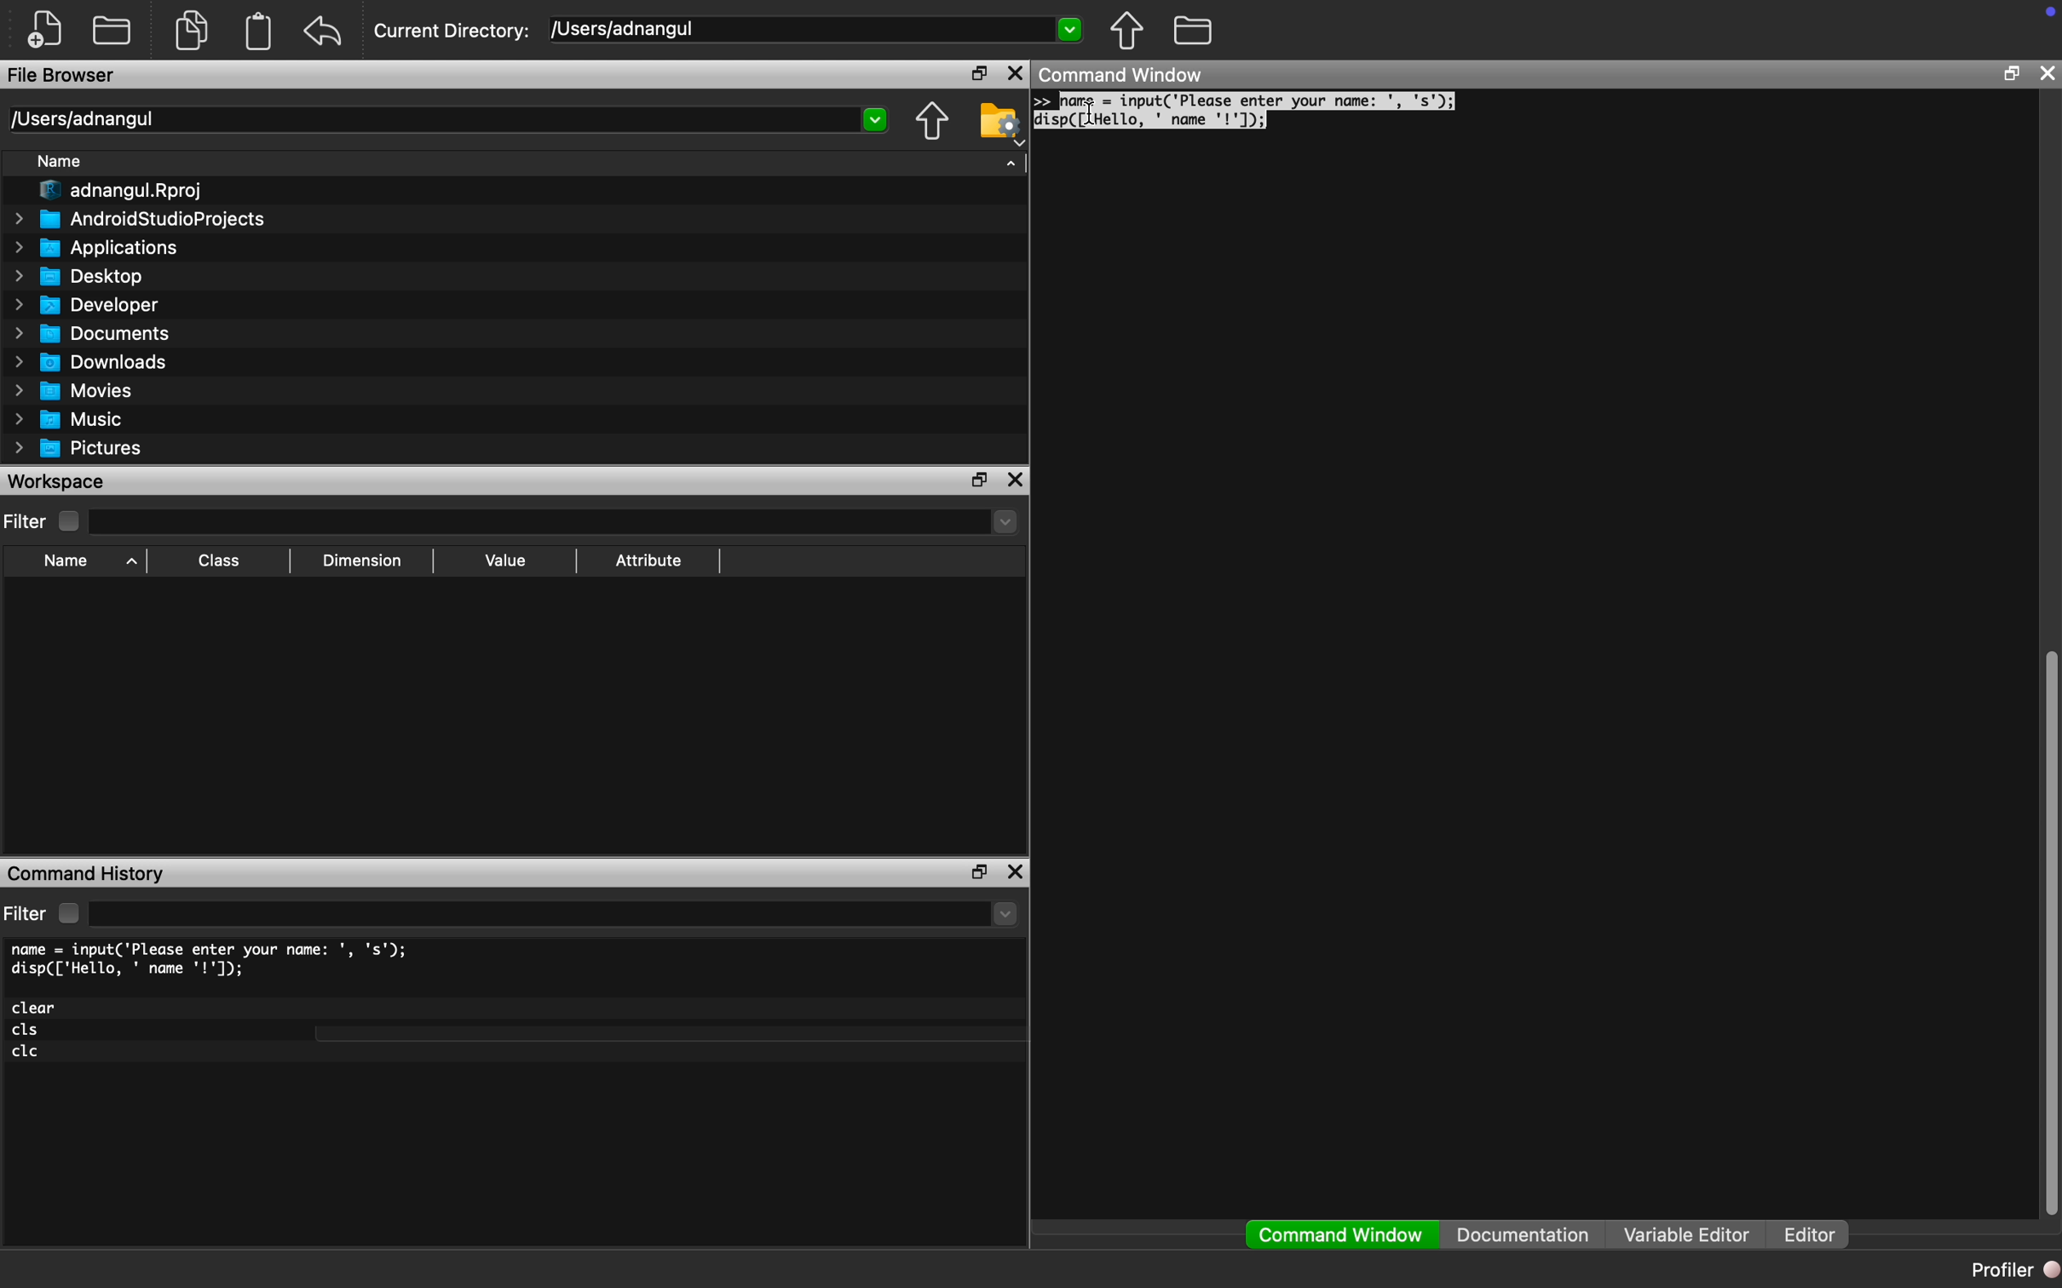  Describe the element at coordinates (259, 32) in the screenshot. I see `clipboard` at that location.